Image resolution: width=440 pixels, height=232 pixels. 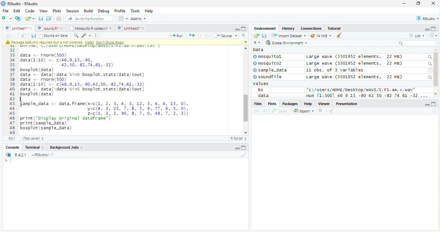 I want to click on List, so click(x=417, y=36).